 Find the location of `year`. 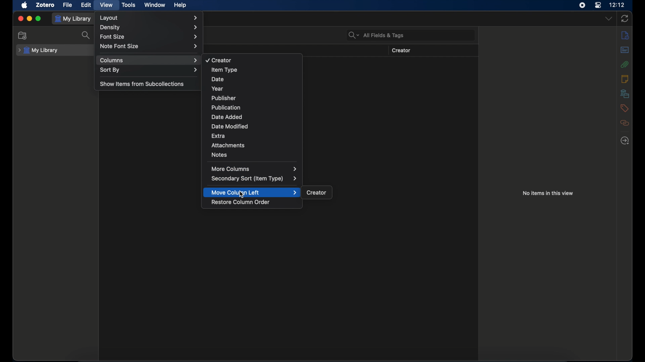

year is located at coordinates (216, 88).